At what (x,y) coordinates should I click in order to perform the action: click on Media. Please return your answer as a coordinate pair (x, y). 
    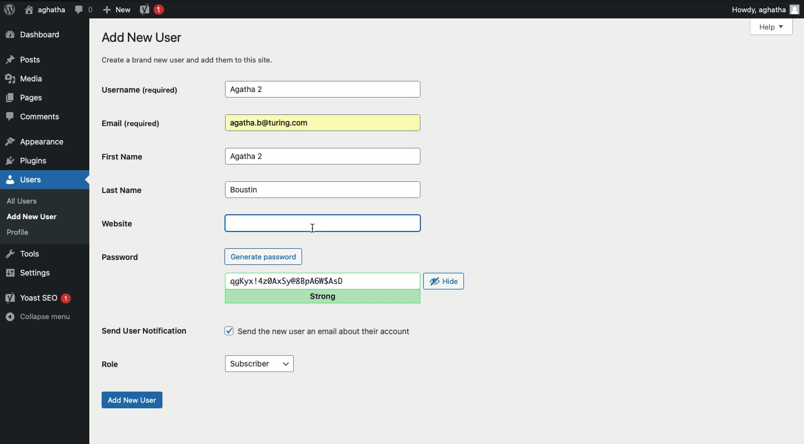
    Looking at the image, I should click on (29, 79).